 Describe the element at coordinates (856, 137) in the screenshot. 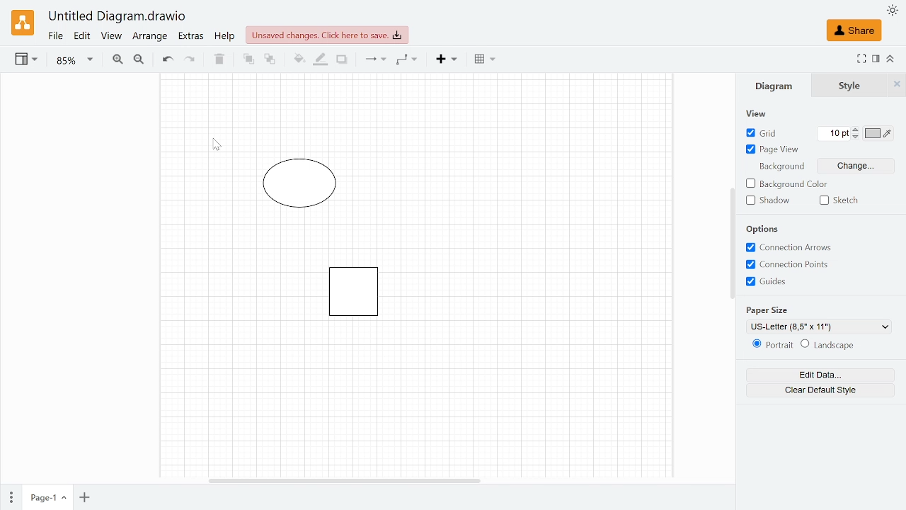

I see `Decrease grid units` at that location.